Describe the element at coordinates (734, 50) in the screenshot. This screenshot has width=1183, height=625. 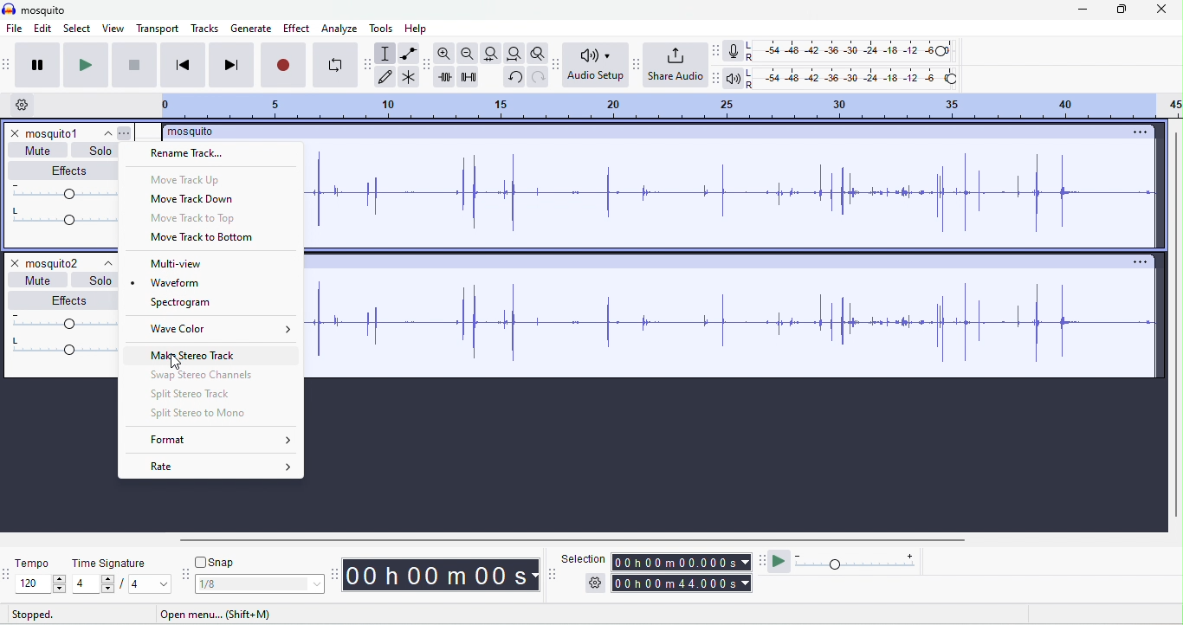
I see `record meter` at that location.